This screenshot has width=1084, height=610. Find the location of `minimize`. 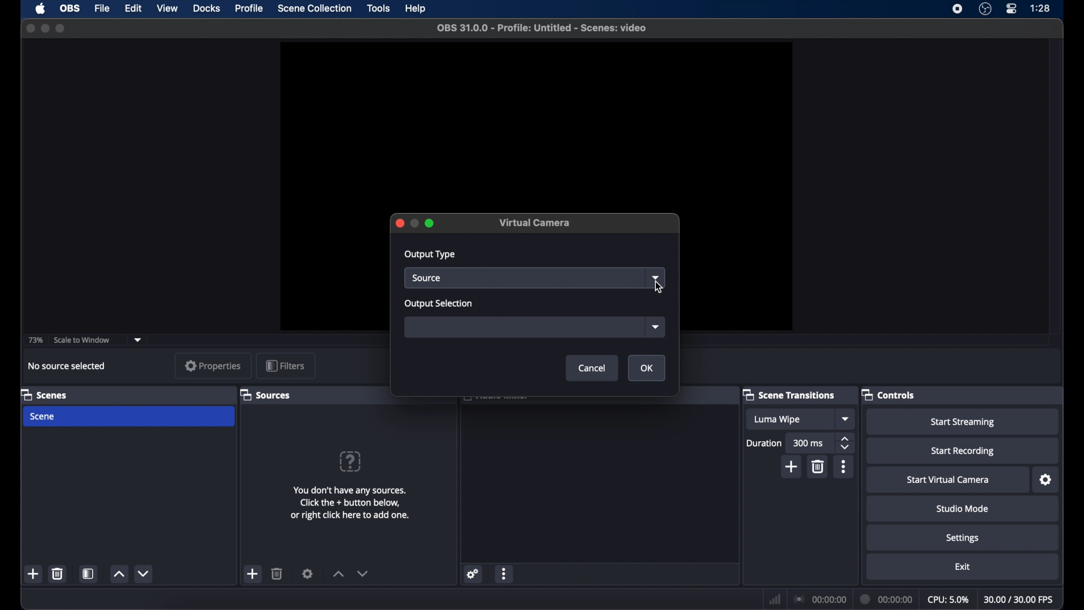

minimize is located at coordinates (45, 28).